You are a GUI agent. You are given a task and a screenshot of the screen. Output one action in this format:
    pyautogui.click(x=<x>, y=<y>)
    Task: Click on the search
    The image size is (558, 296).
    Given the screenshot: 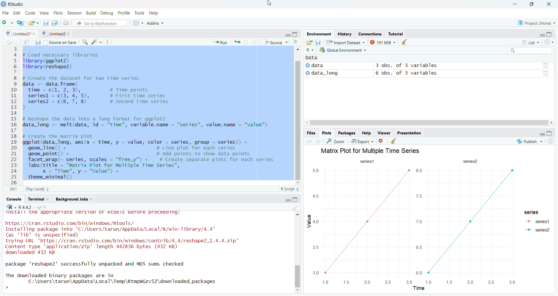 What is the action you would take?
    pyautogui.click(x=85, y=42)
    